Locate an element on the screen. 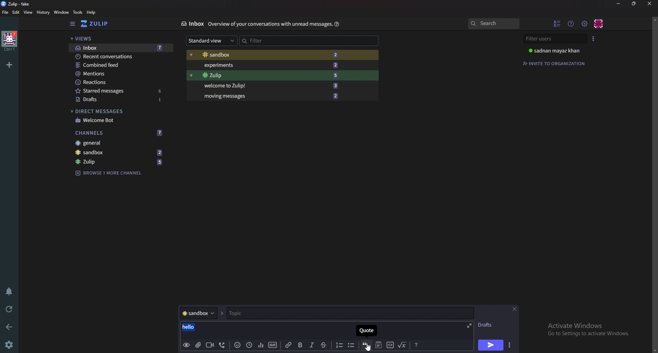 The height and width of the screenshot is (353, 658). Emoji is located at coordinates (238, 345).